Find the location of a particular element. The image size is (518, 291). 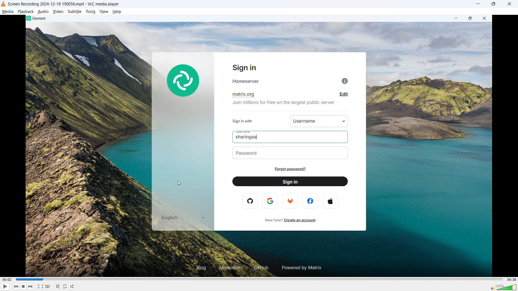

Sign in with is located at coordinates (246, 121).